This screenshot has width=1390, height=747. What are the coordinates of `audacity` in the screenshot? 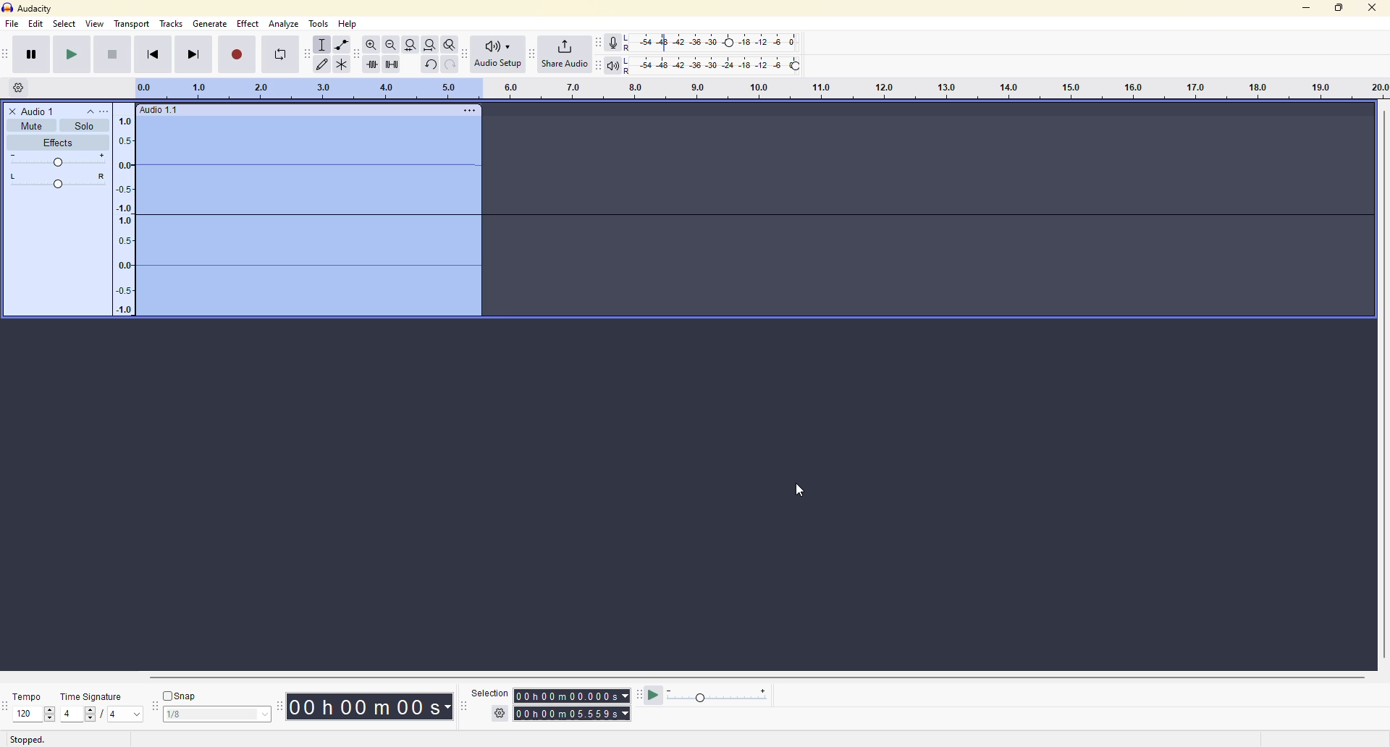 It's located at (27, 8).